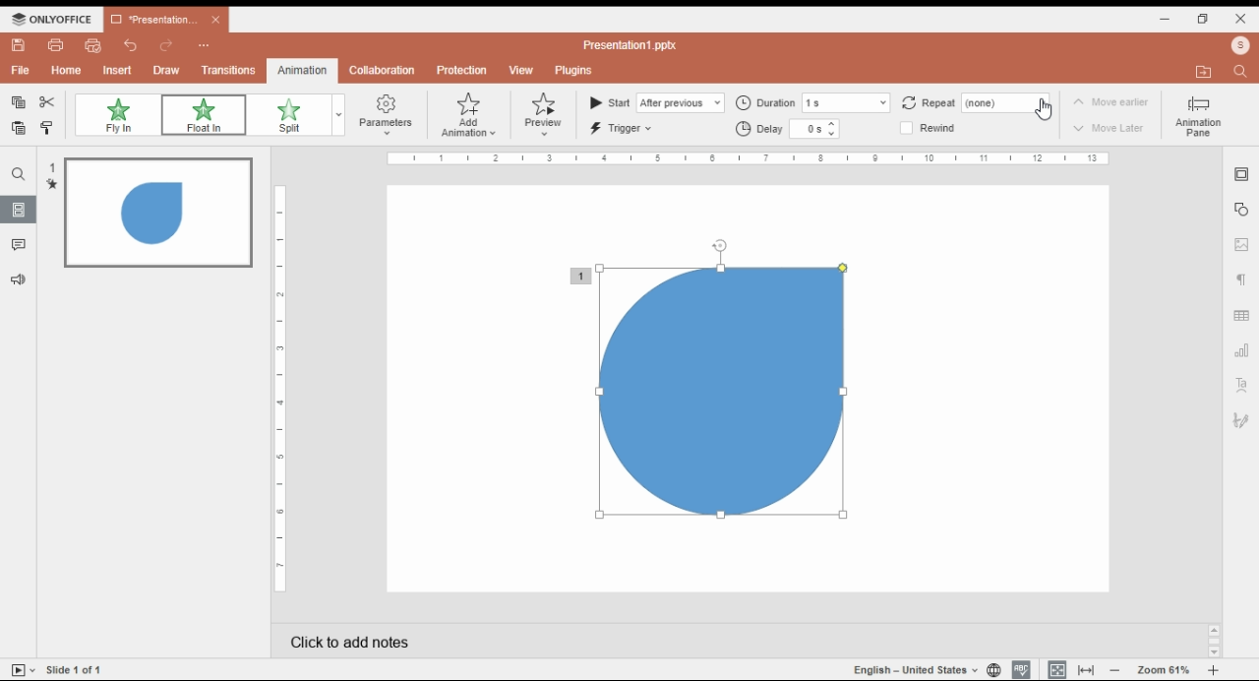  What do you see at coordinates (149, 214) in the screenshot?
I see `slide 1` at bounding box center [149, 214].